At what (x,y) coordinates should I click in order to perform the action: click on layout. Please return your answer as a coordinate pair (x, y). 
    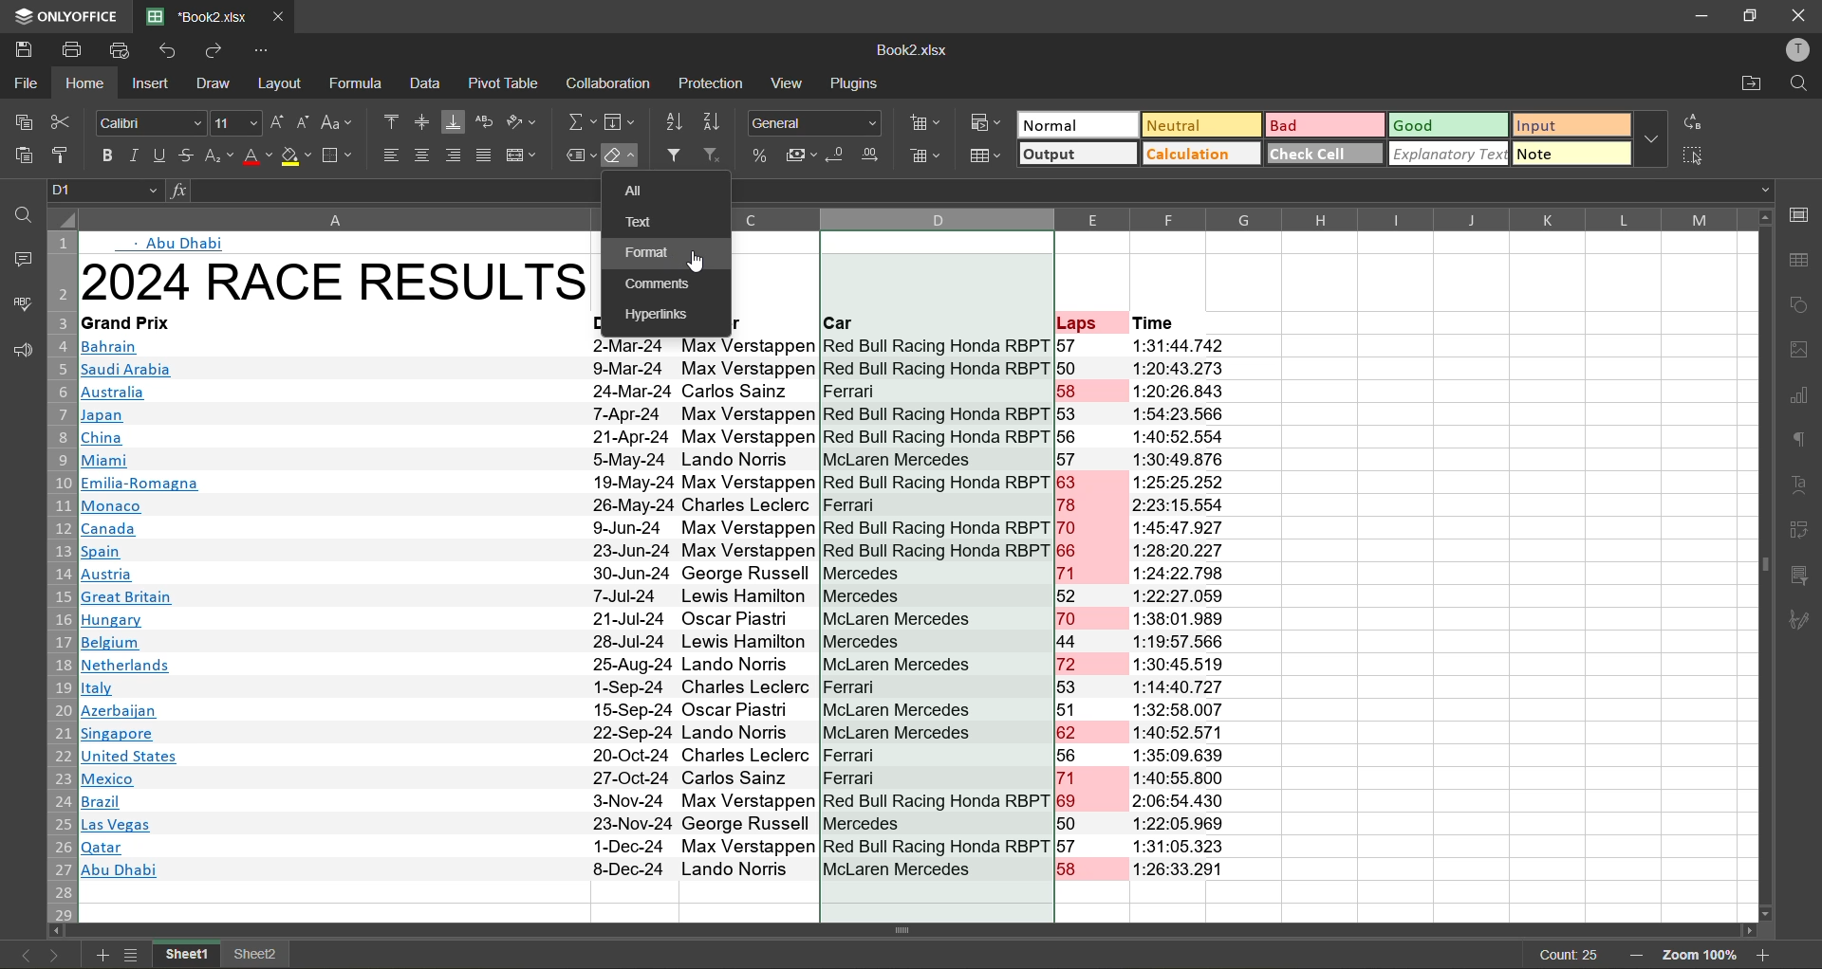
    Looking at the image, I should click on (283, 83).